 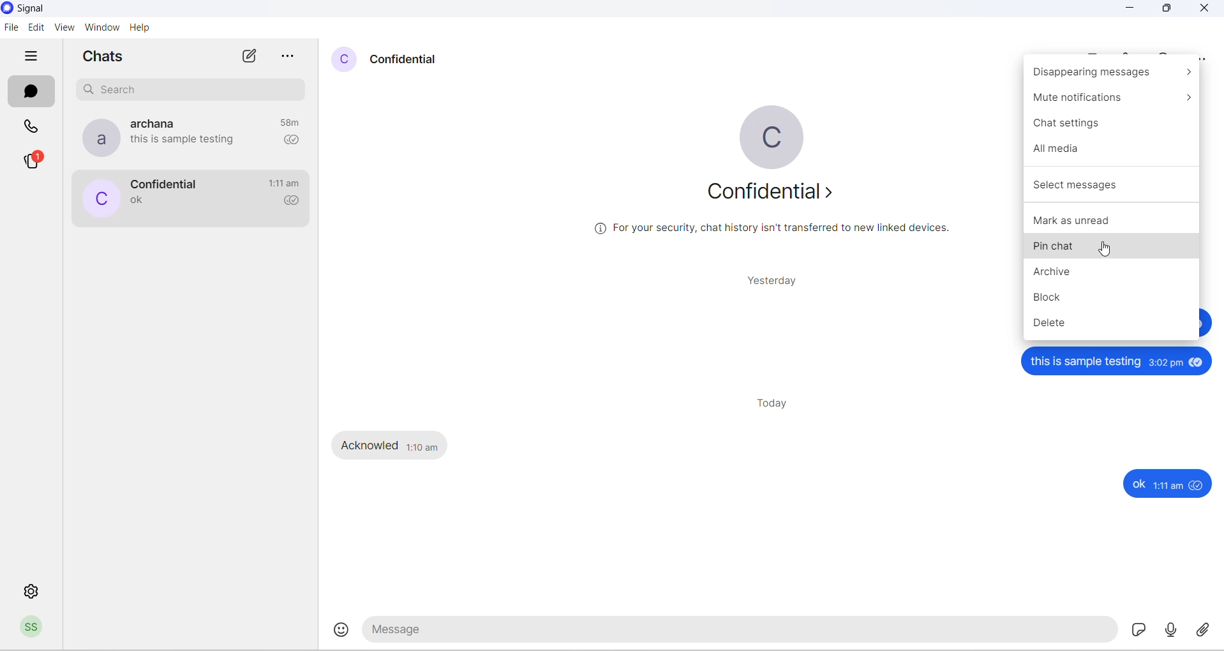 What do you see at coordinates (1112, 184) in the screenshot?
I see `select messages` at bounding box center [1112, 184].